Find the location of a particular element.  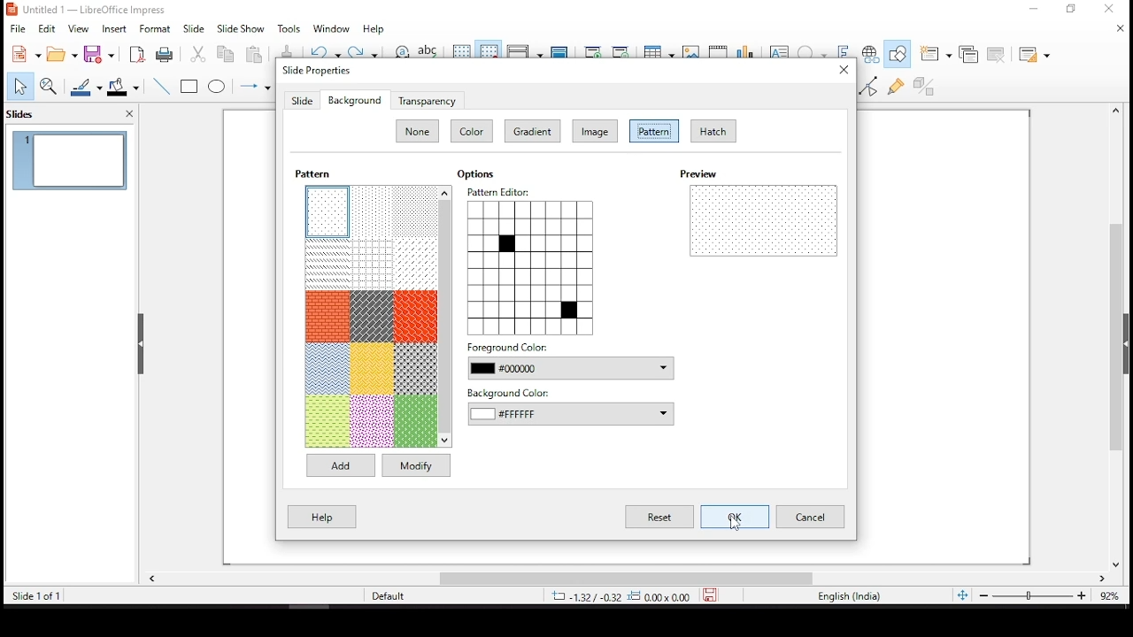

slides is located at coordinates (24, 115).